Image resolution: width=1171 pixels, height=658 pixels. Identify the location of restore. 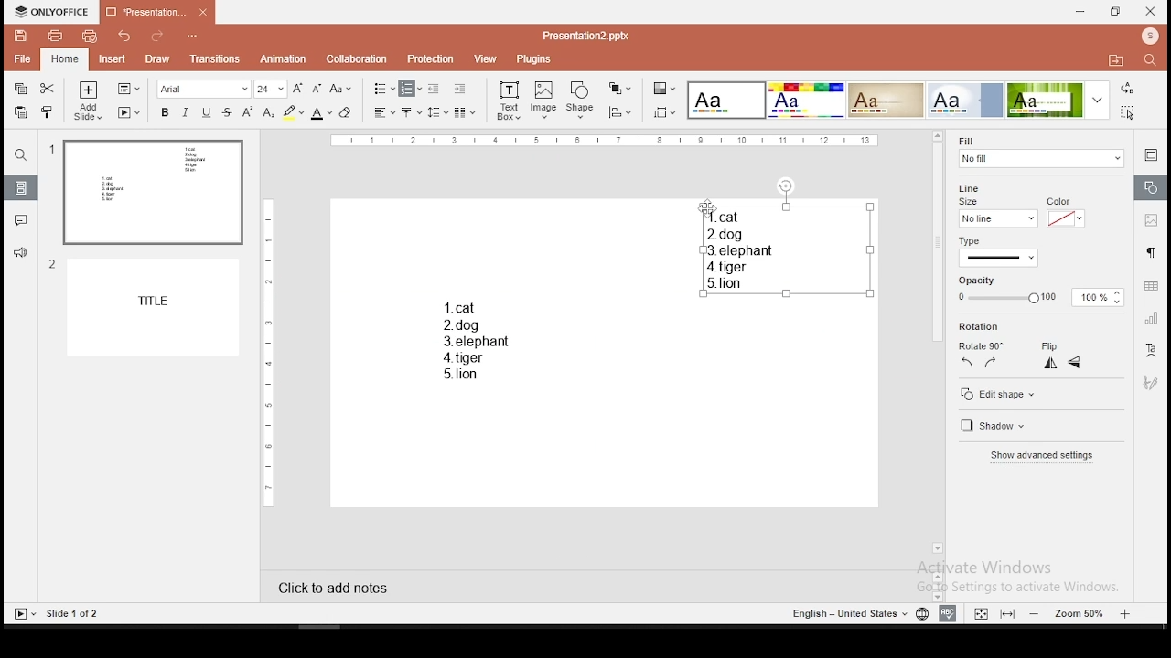
(1116, 12).